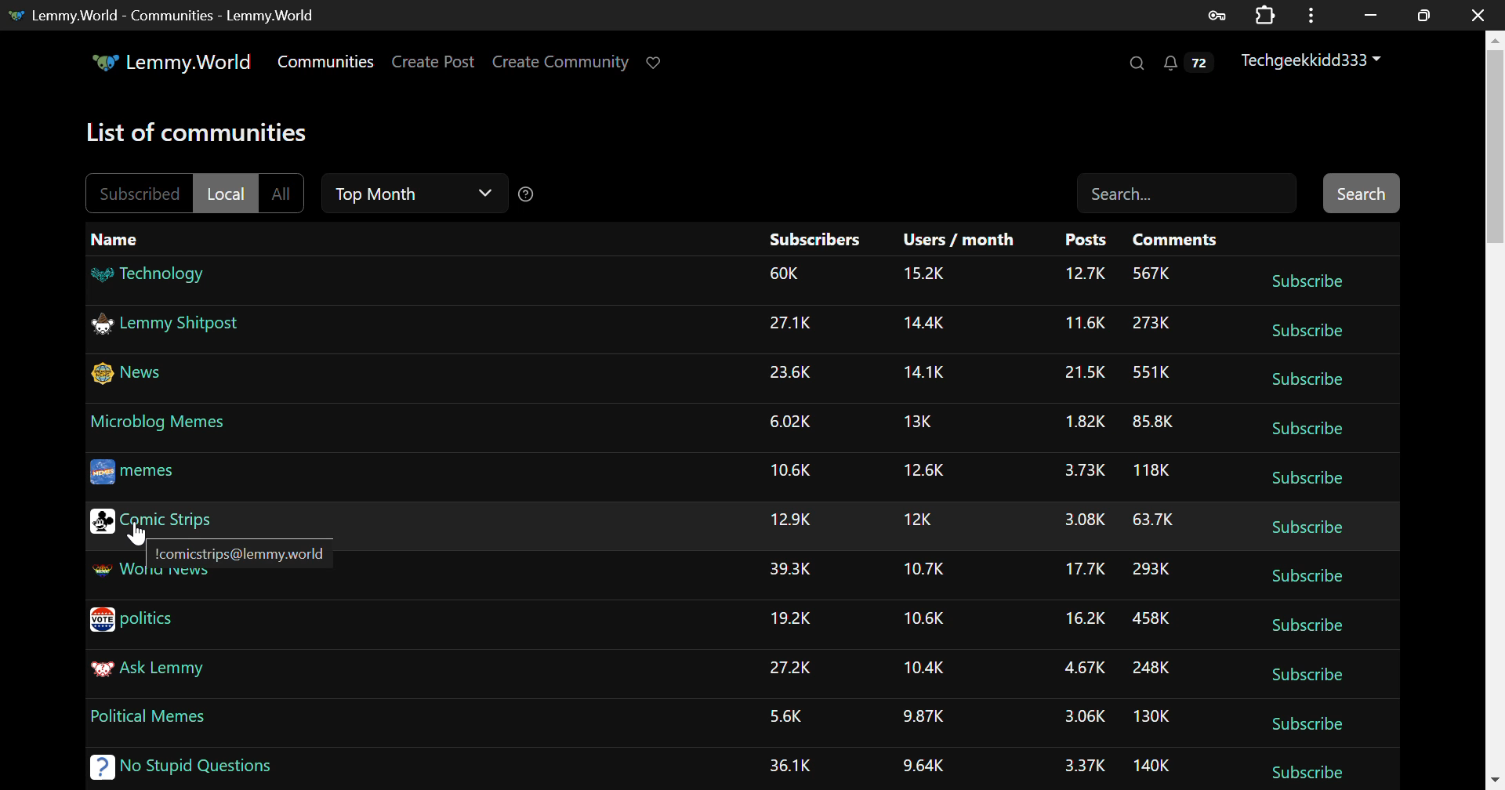 The image size is (1505, 790). Describe the element at coordinates (1155, 518) in the screenshot. I see `Amount` at that location.